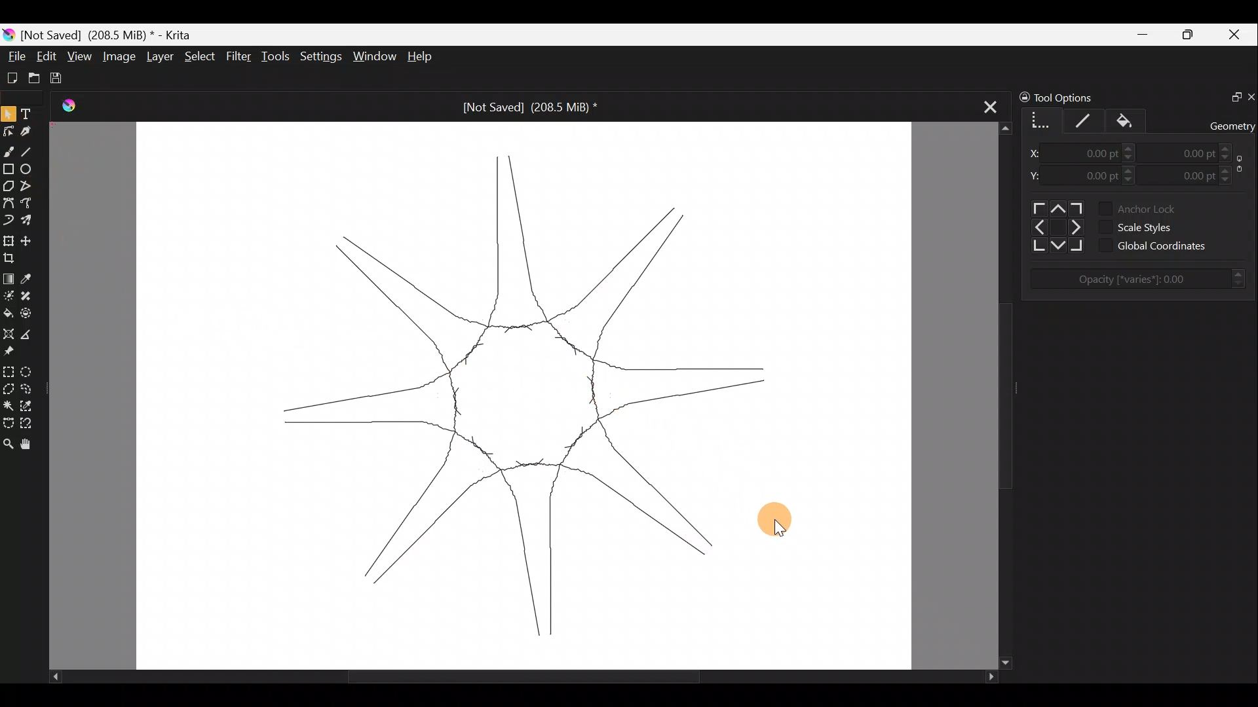  I want to click on Edit, so click(47, 57).